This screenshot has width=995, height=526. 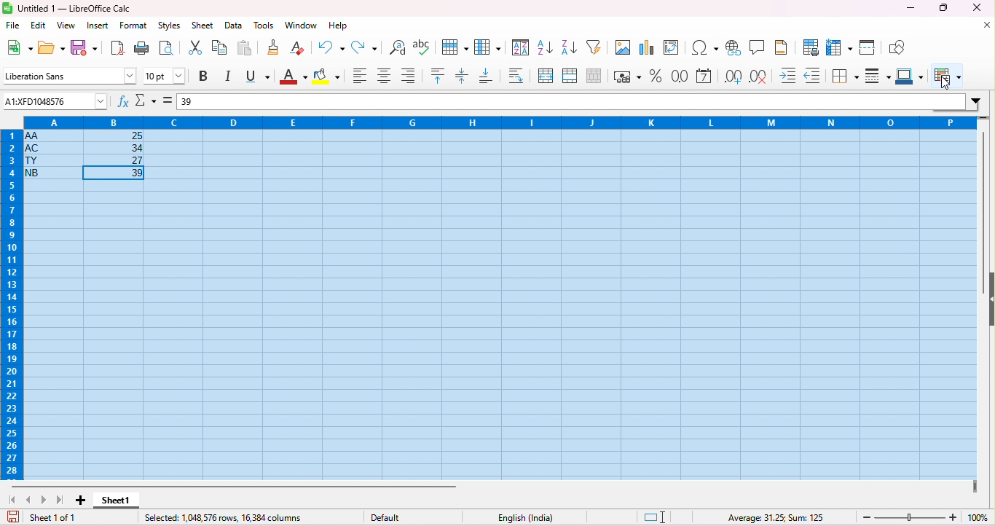 What do you see at coordinates (16, 500) in the screenshot?
I see `first sheet` at bounding box center [16, 500].